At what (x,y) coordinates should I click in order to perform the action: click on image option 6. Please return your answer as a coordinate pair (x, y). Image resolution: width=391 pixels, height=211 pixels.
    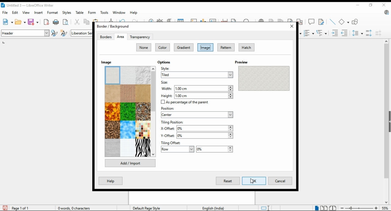
    Looking at the image, I should click on (142, 94).